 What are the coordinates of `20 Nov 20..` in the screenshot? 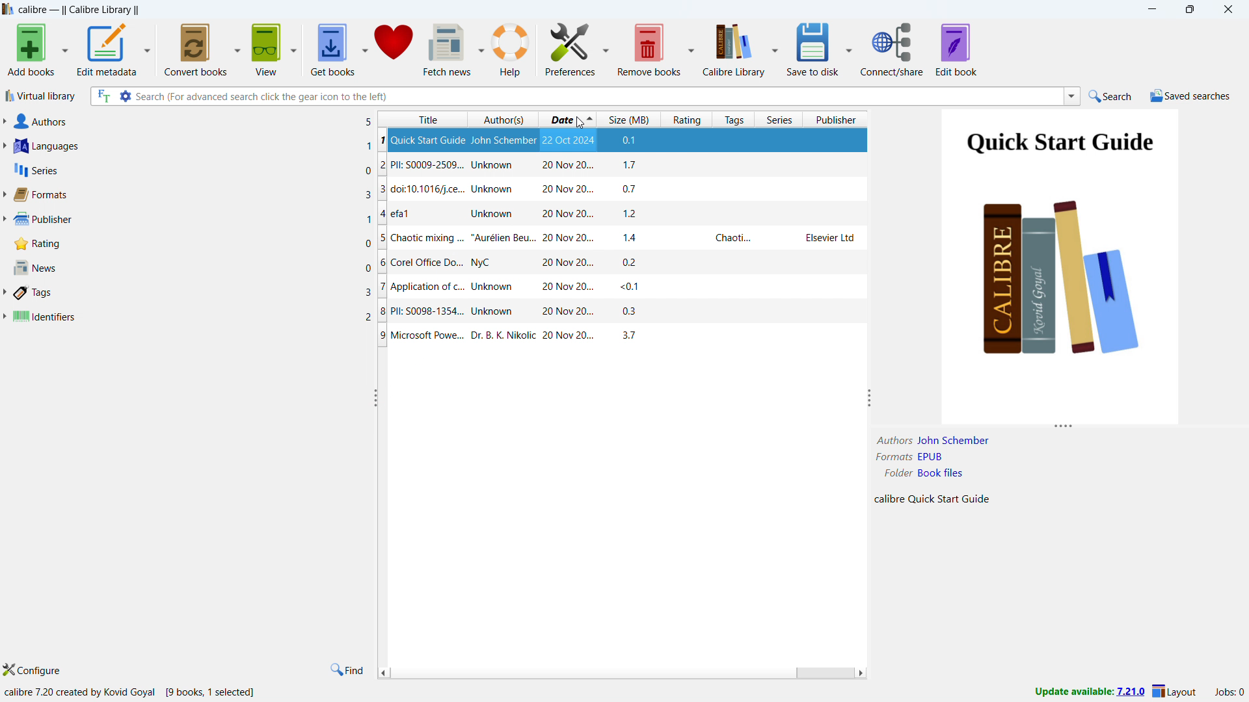 It's located at (568, 140).